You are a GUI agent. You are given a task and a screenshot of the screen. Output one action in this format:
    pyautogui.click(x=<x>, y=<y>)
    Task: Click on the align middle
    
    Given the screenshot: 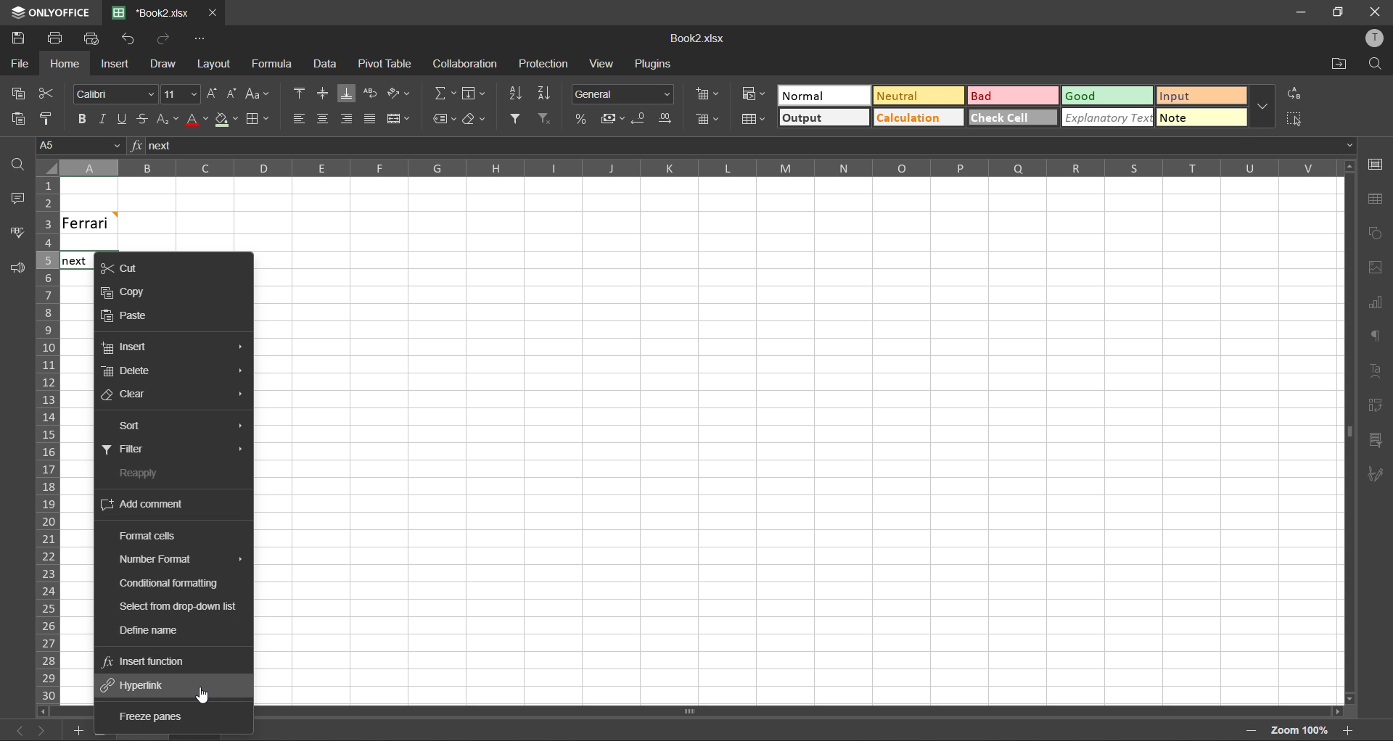 What is the action you would take?
    pyautogui.click(x=324, y=94)
    